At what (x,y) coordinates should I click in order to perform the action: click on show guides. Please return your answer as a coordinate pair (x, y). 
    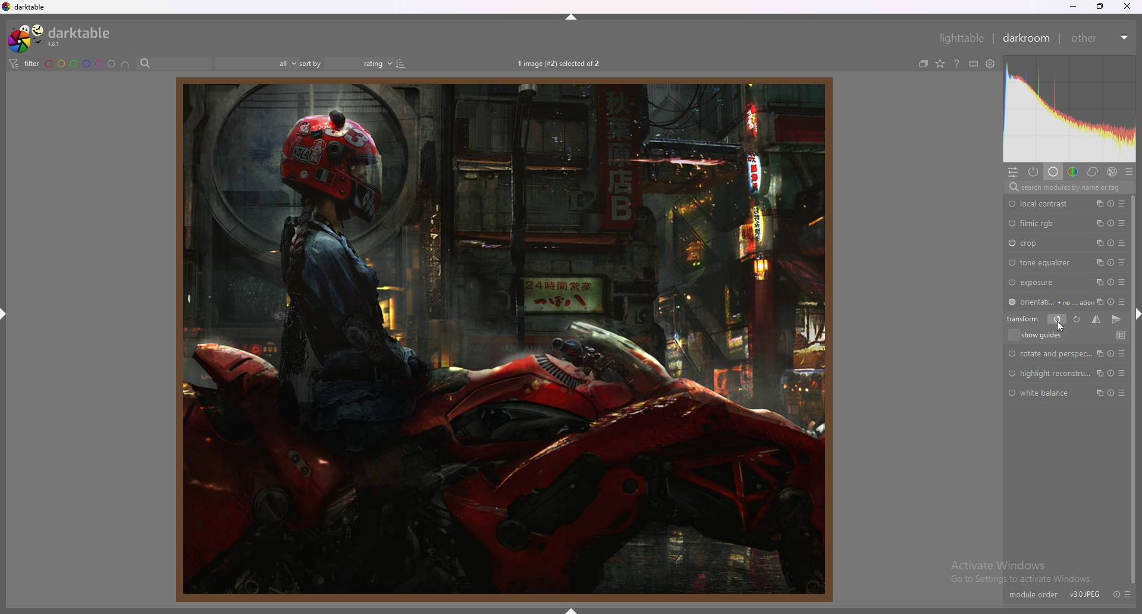
    Looking at the image, I should click on (1041, 336).